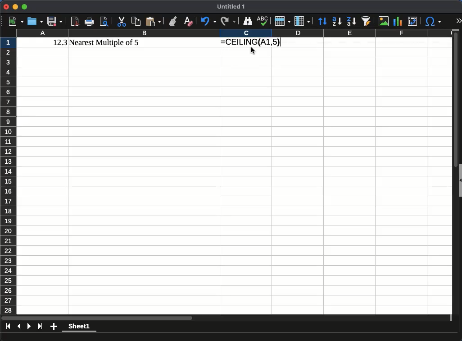 The image size is (462, 341). What do you see at coordinates (9, 326) in the screenshot?
I see `first sheet` at bounding box center [9, 326].